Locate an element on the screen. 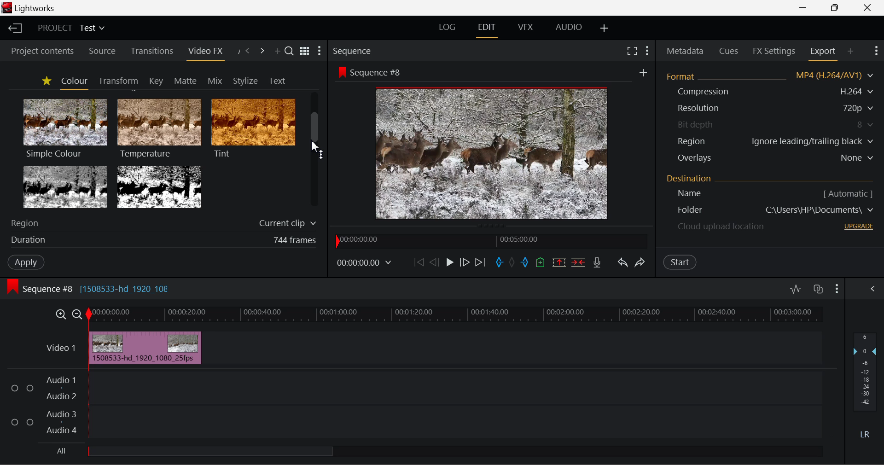 Image resolution: width=884 pixels, height=465 pixels. 00:00:00.00 is located at coordinates (366, 263).